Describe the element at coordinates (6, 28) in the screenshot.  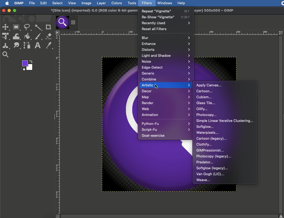
I see `selection` at that location.